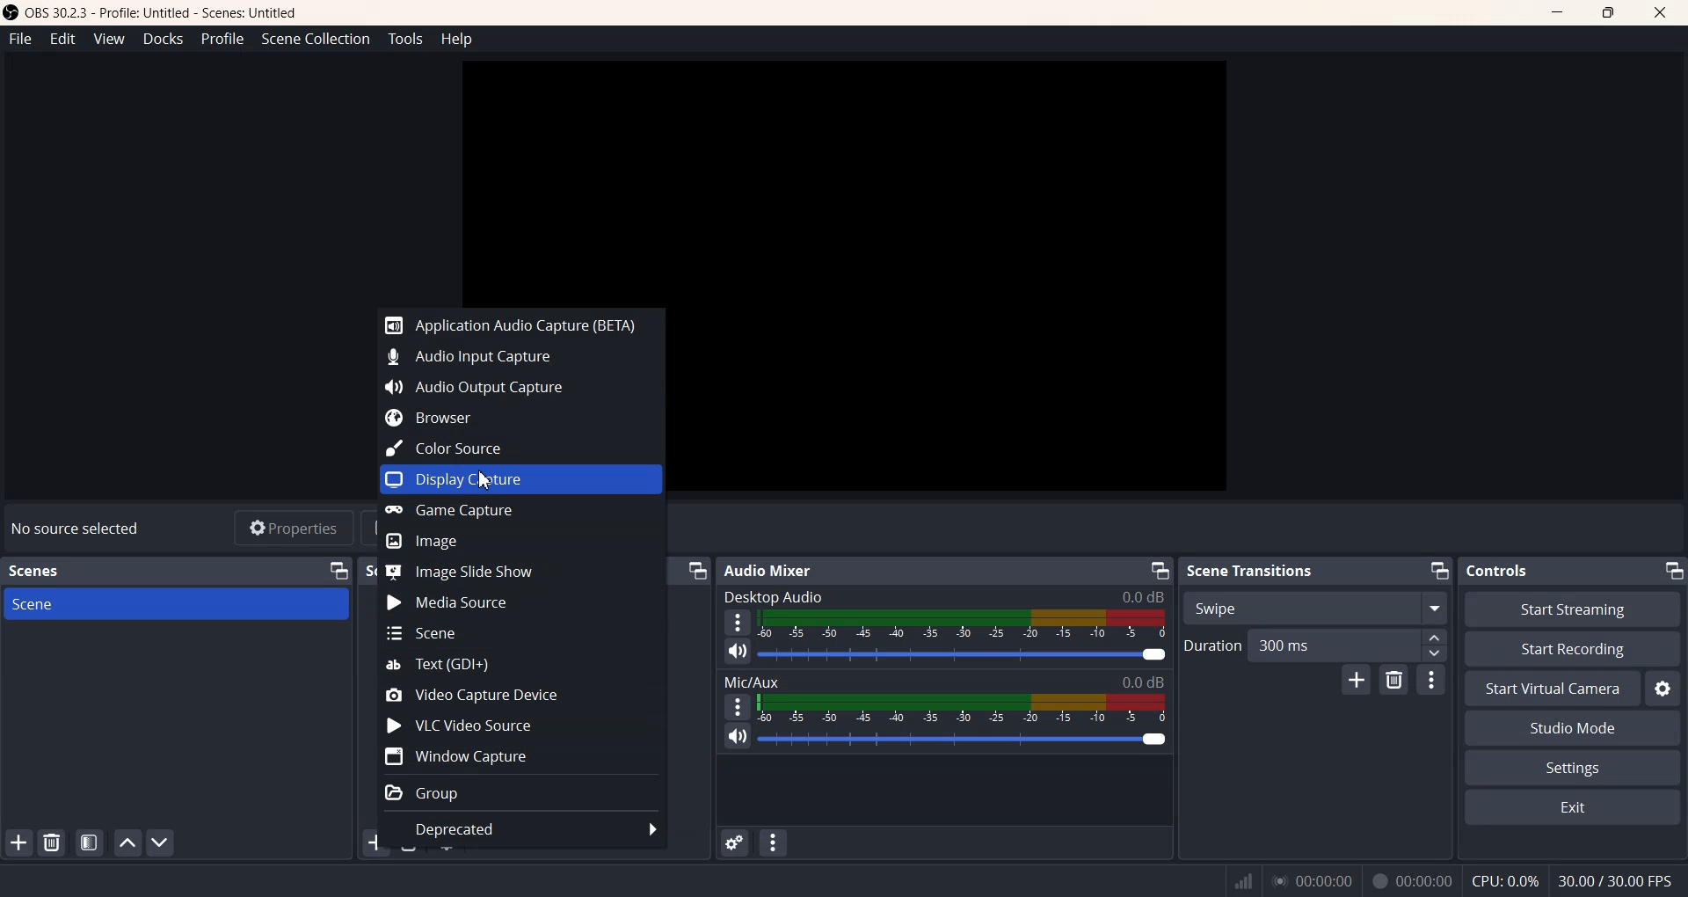  I want to click on Add Configurable transition, so click(1355, 681).